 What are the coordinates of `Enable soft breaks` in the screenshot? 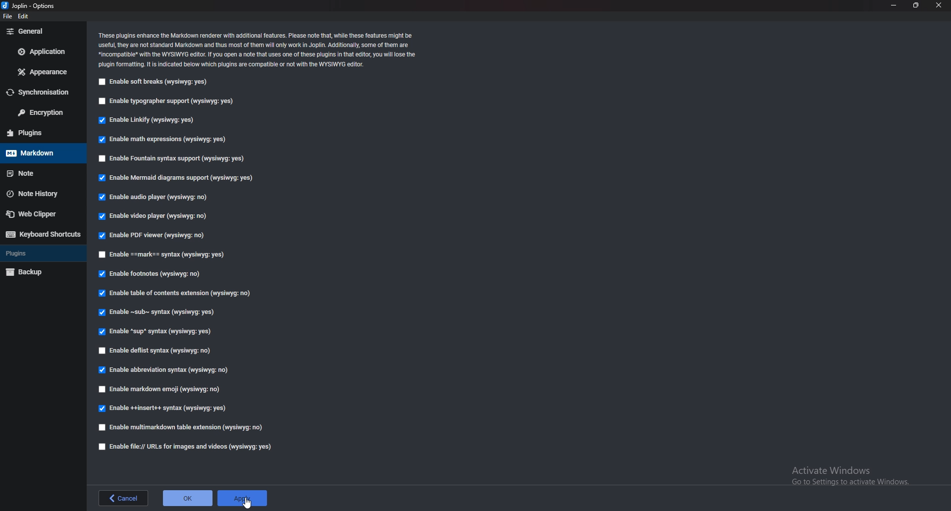 It's located at (154, 81).